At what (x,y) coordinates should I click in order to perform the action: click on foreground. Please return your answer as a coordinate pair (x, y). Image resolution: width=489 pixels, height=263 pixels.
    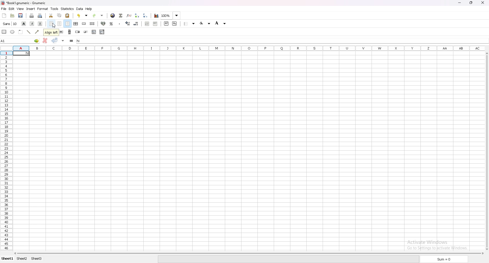
    Looking at the image, I should click on (205, 23).